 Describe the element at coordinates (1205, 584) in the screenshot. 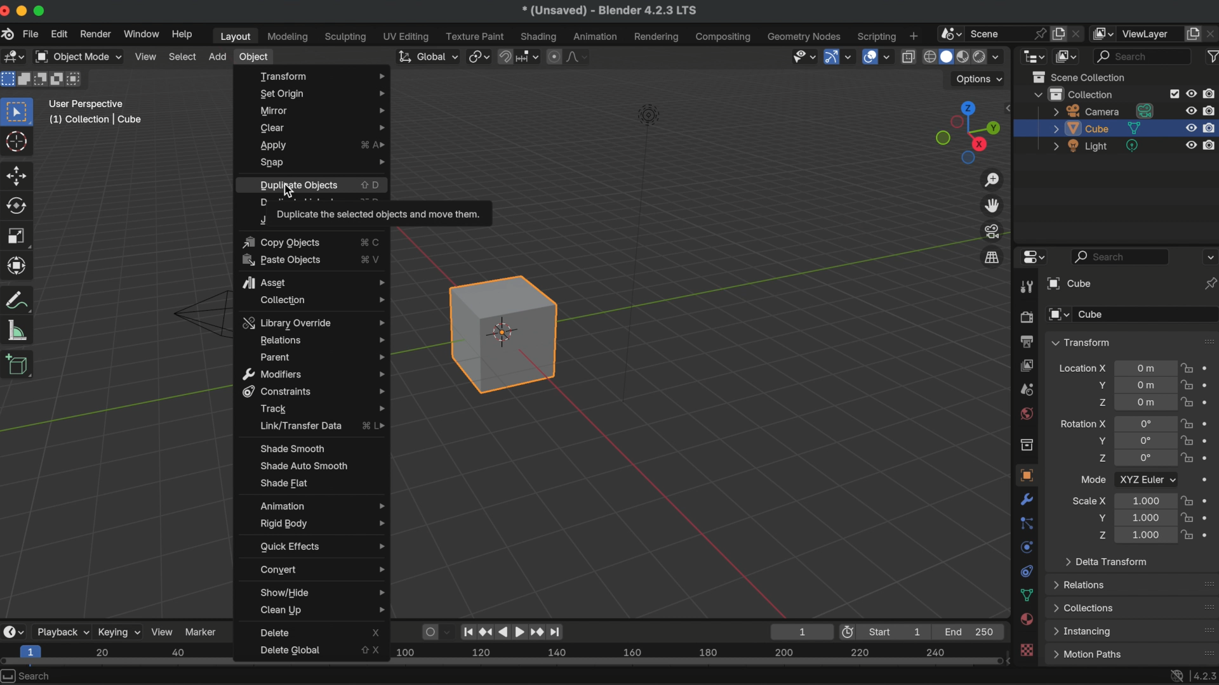

I see `drag handles` at that location.